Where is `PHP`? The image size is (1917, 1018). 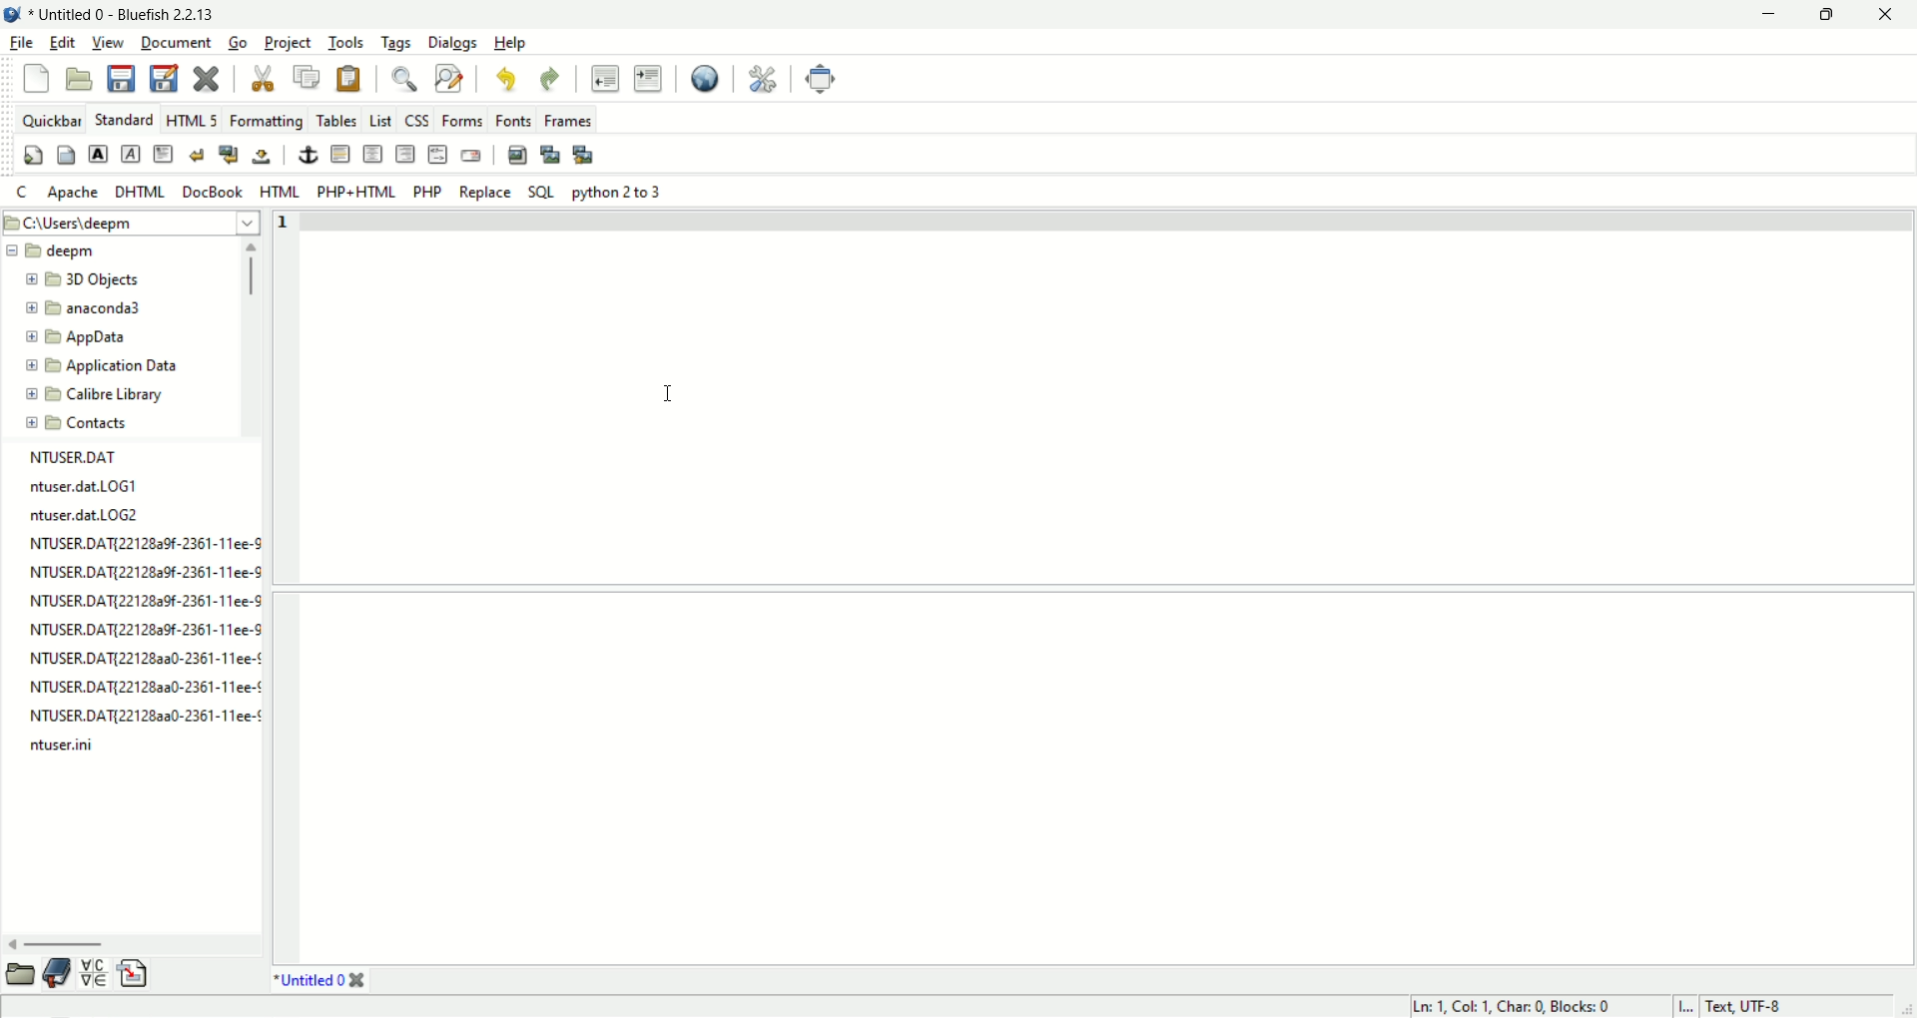
PHP is located at coordinates (430, 192).